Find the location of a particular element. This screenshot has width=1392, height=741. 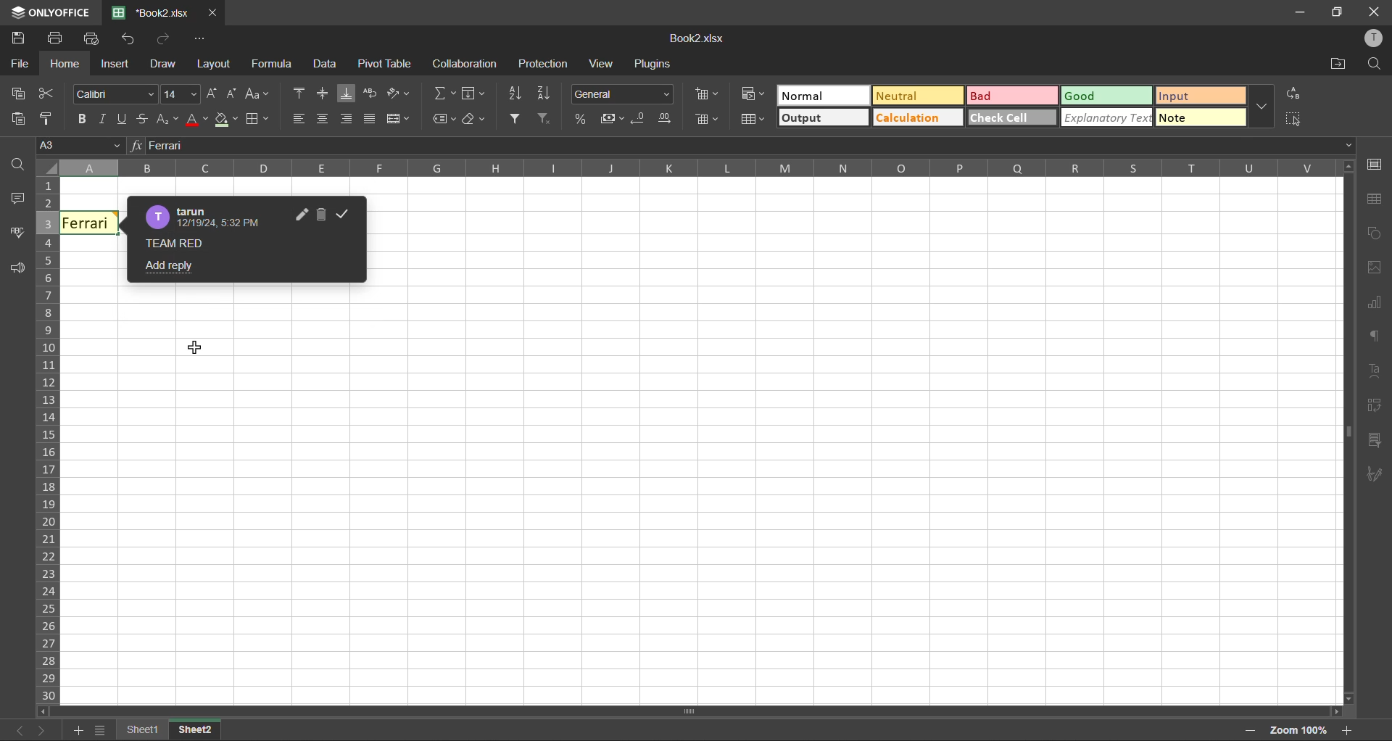

comments is located at coordinates (18, 202).